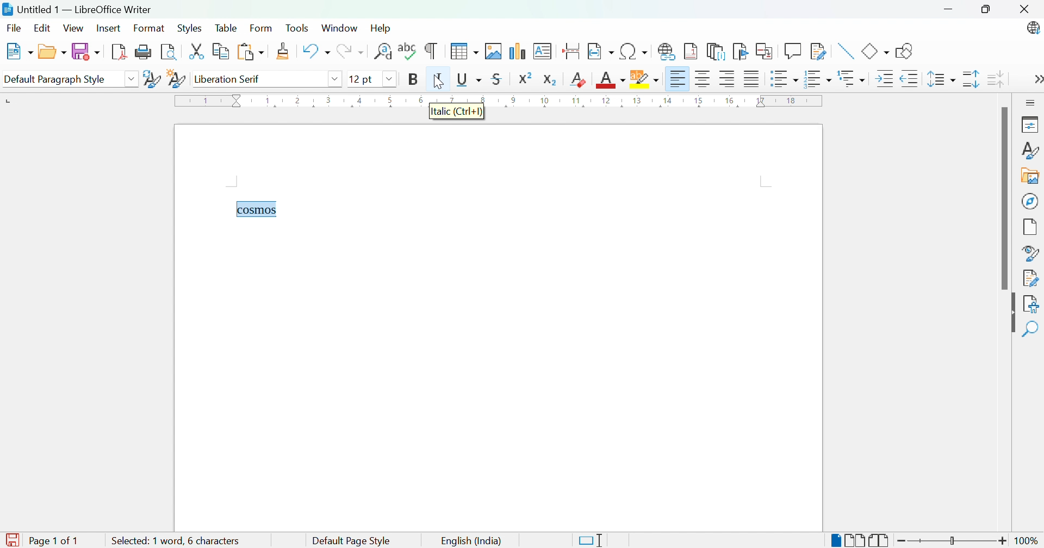 The width and height of the screenshot is (1044, 548). Describe the element at coordinates (1029, 29) in the screenshot. I see `LibreOffice update available` at that location.